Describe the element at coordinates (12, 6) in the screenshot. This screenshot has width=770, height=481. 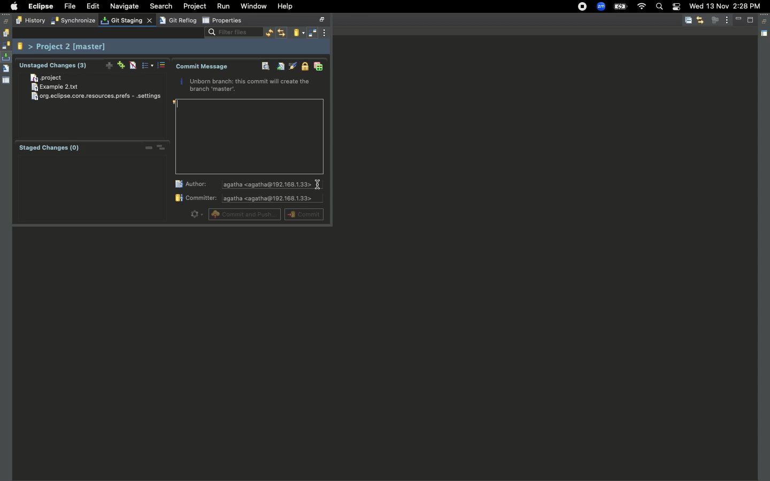
I see `Apple logo` at that location.